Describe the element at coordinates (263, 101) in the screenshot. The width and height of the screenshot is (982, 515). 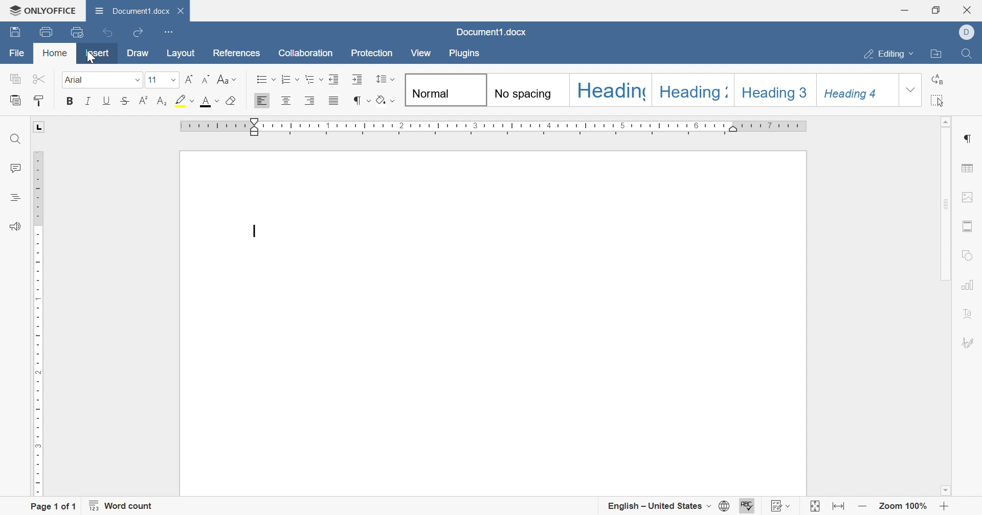
I see `Align Left` at that location.